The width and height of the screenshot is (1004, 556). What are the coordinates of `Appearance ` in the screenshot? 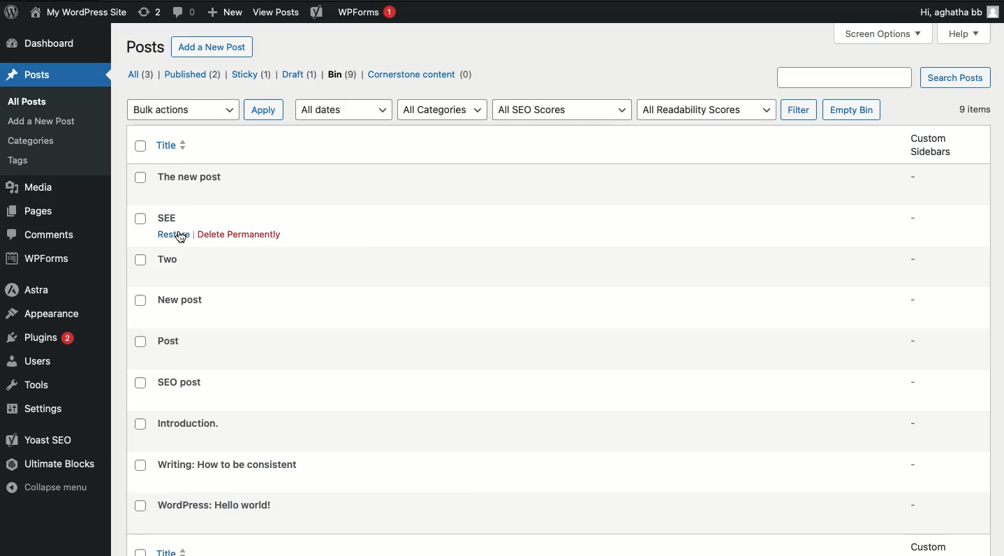 It's located at (43, 315).